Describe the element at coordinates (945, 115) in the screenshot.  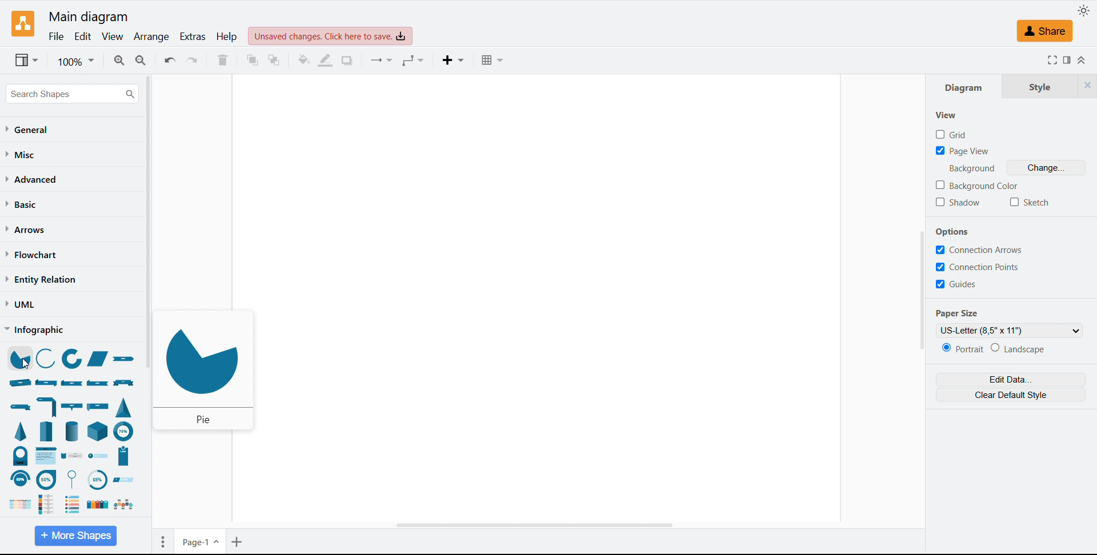
I see `View ` at that location.